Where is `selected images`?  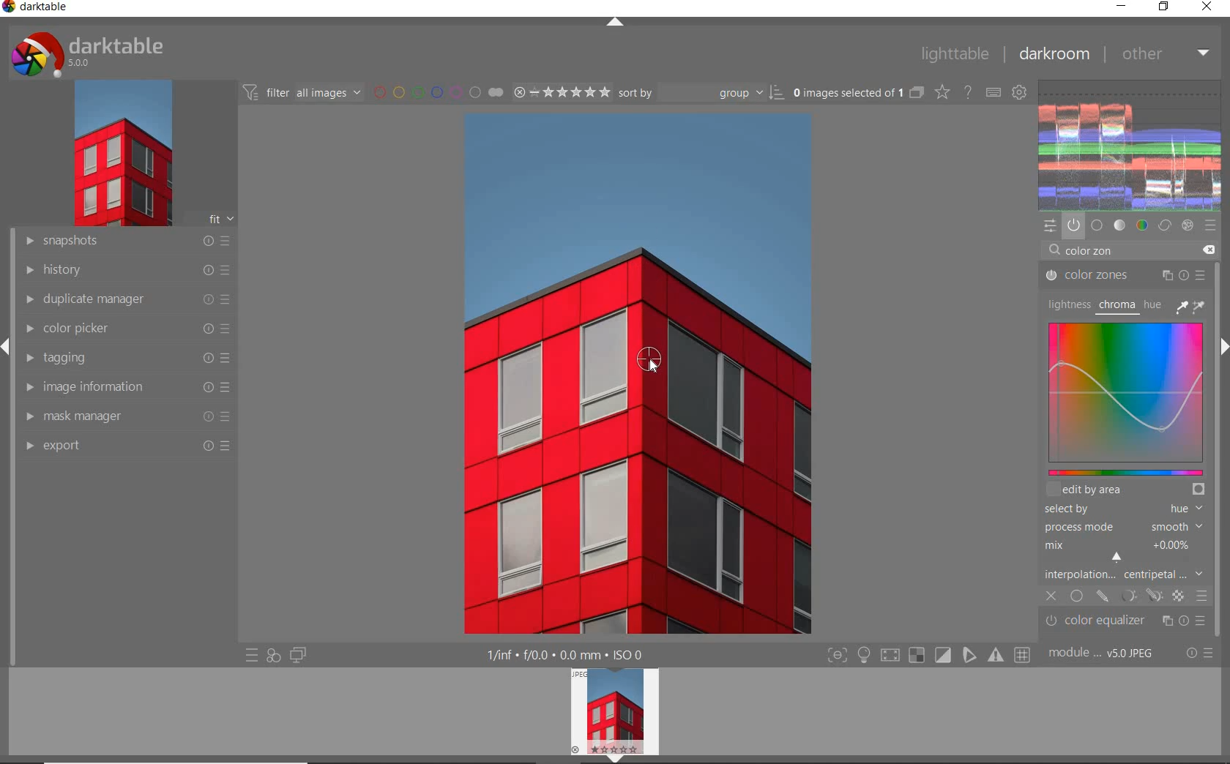 selected images is located at coordinates (857, 94).